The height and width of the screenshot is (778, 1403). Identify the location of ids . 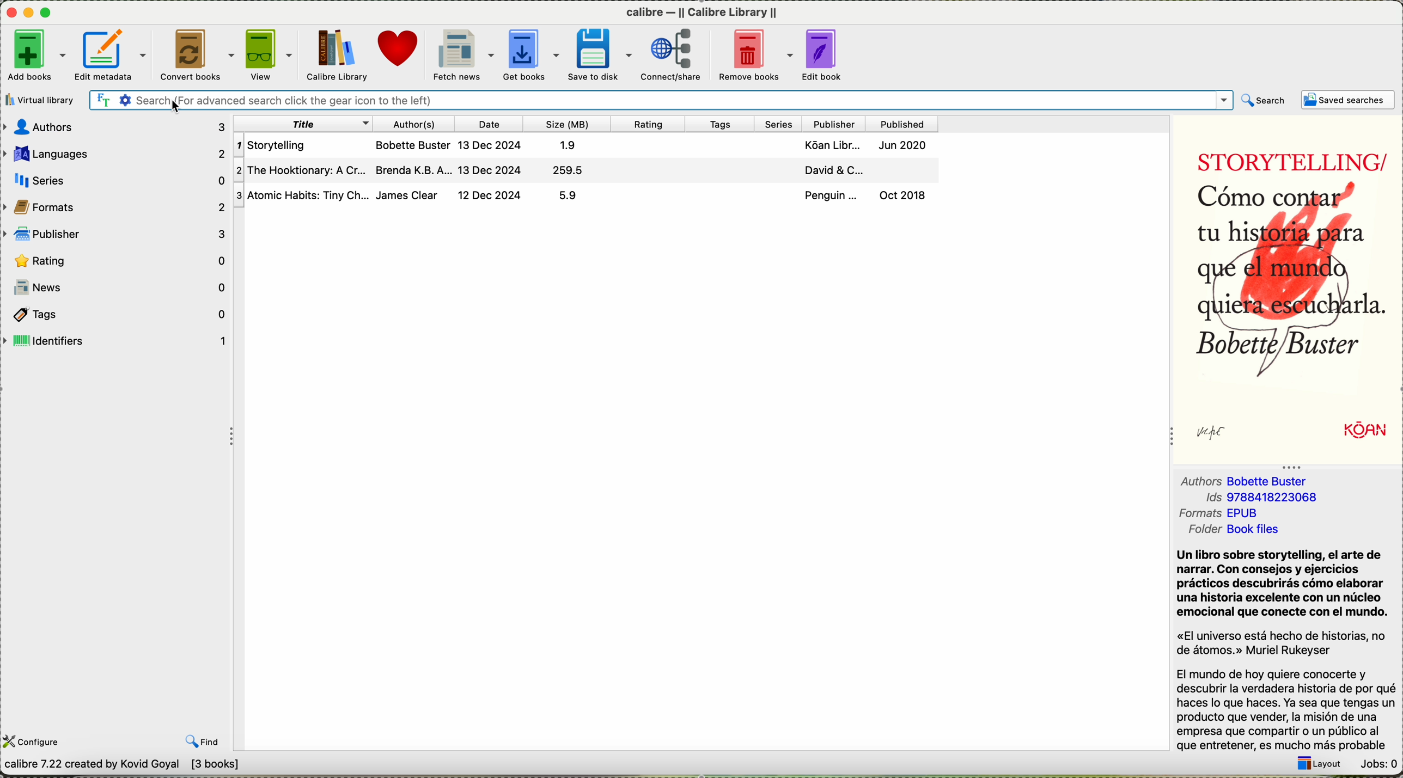
(1201, 498).